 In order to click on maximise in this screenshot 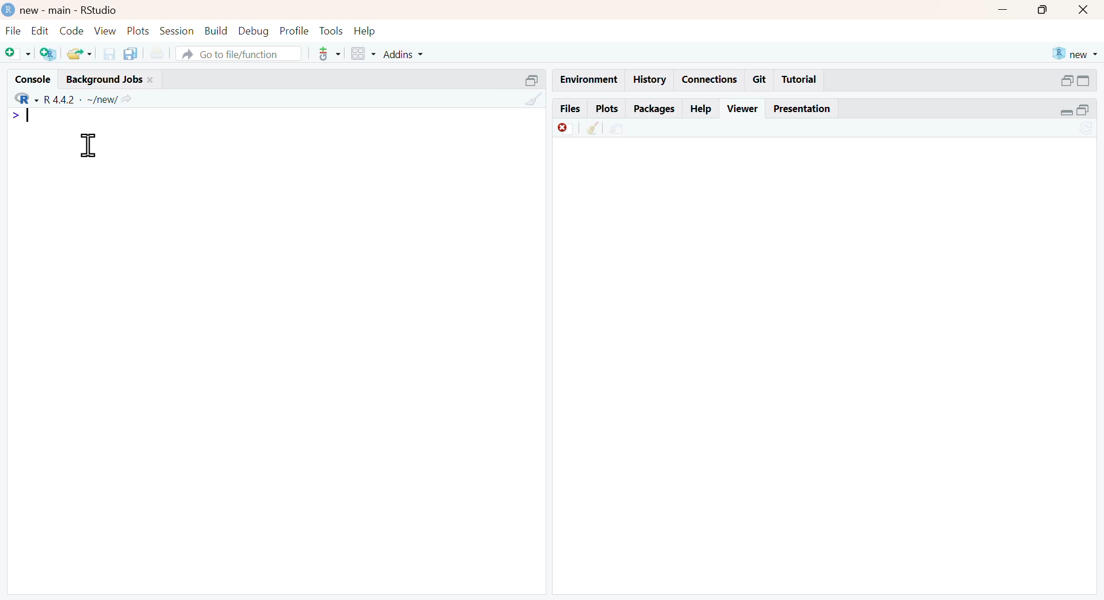, I will do `click(1043, 9)`.